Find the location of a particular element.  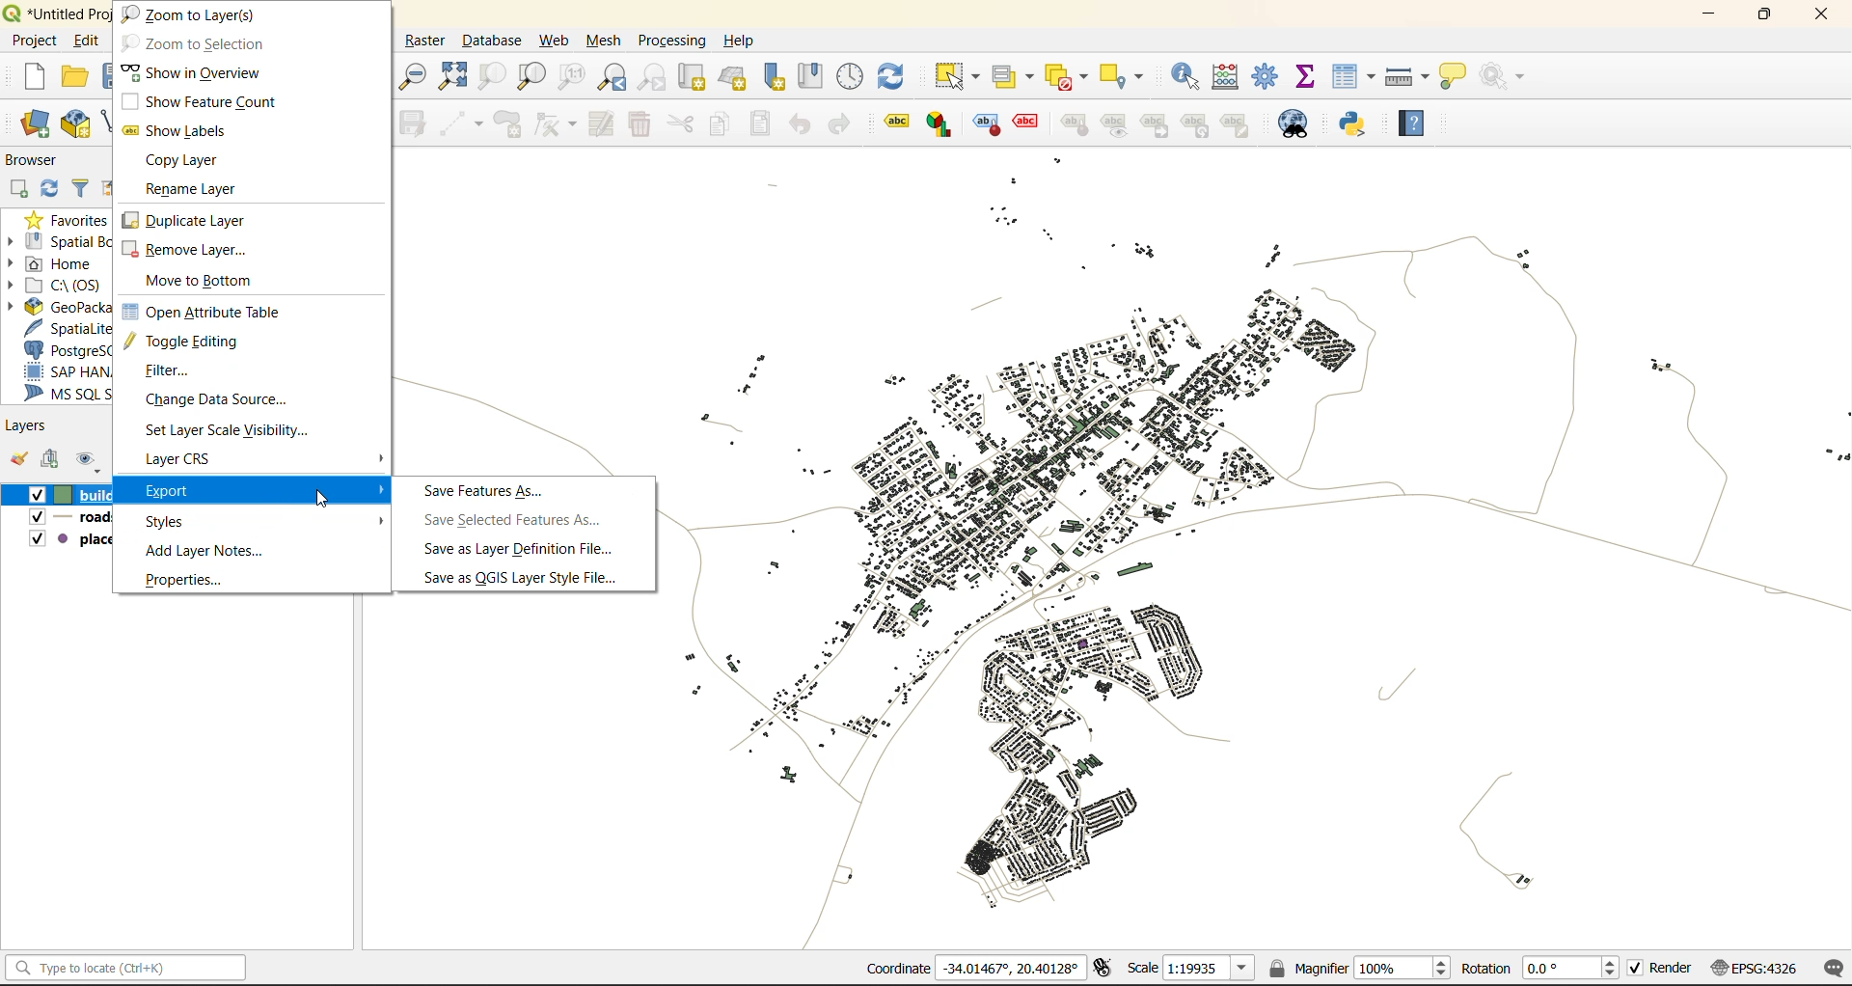

show tips is located at coordinates (1452, 78).